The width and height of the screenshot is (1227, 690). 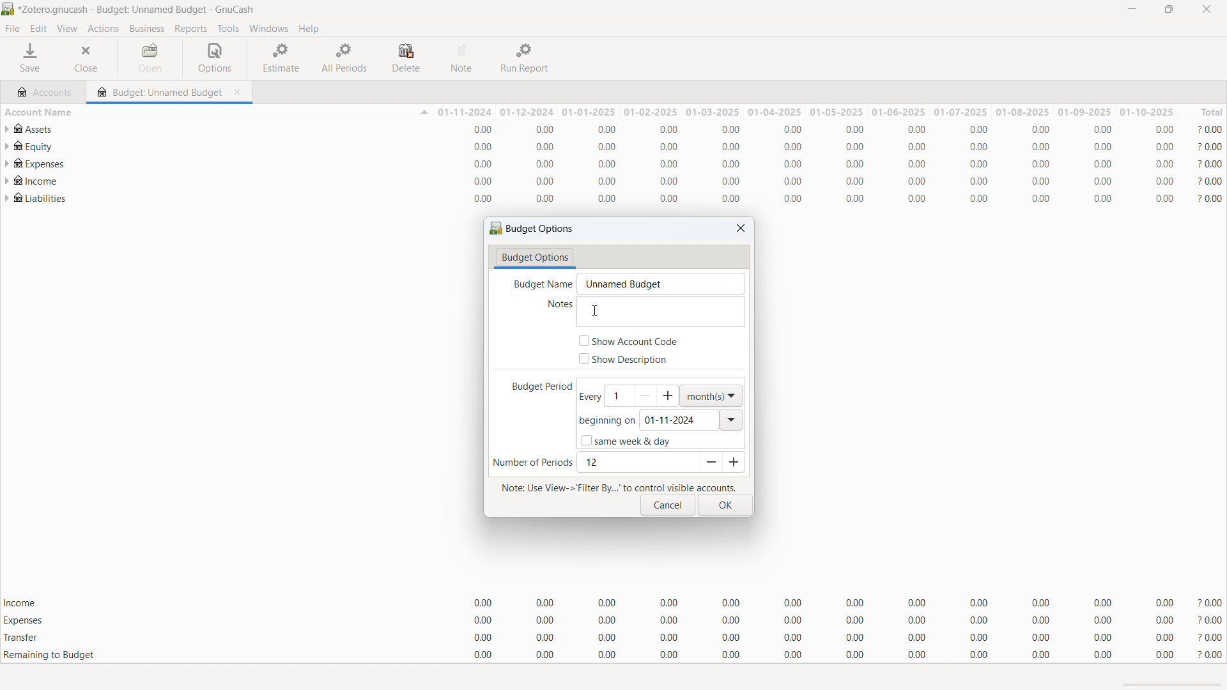 I want to click on total, so click(x=1203, y=112).